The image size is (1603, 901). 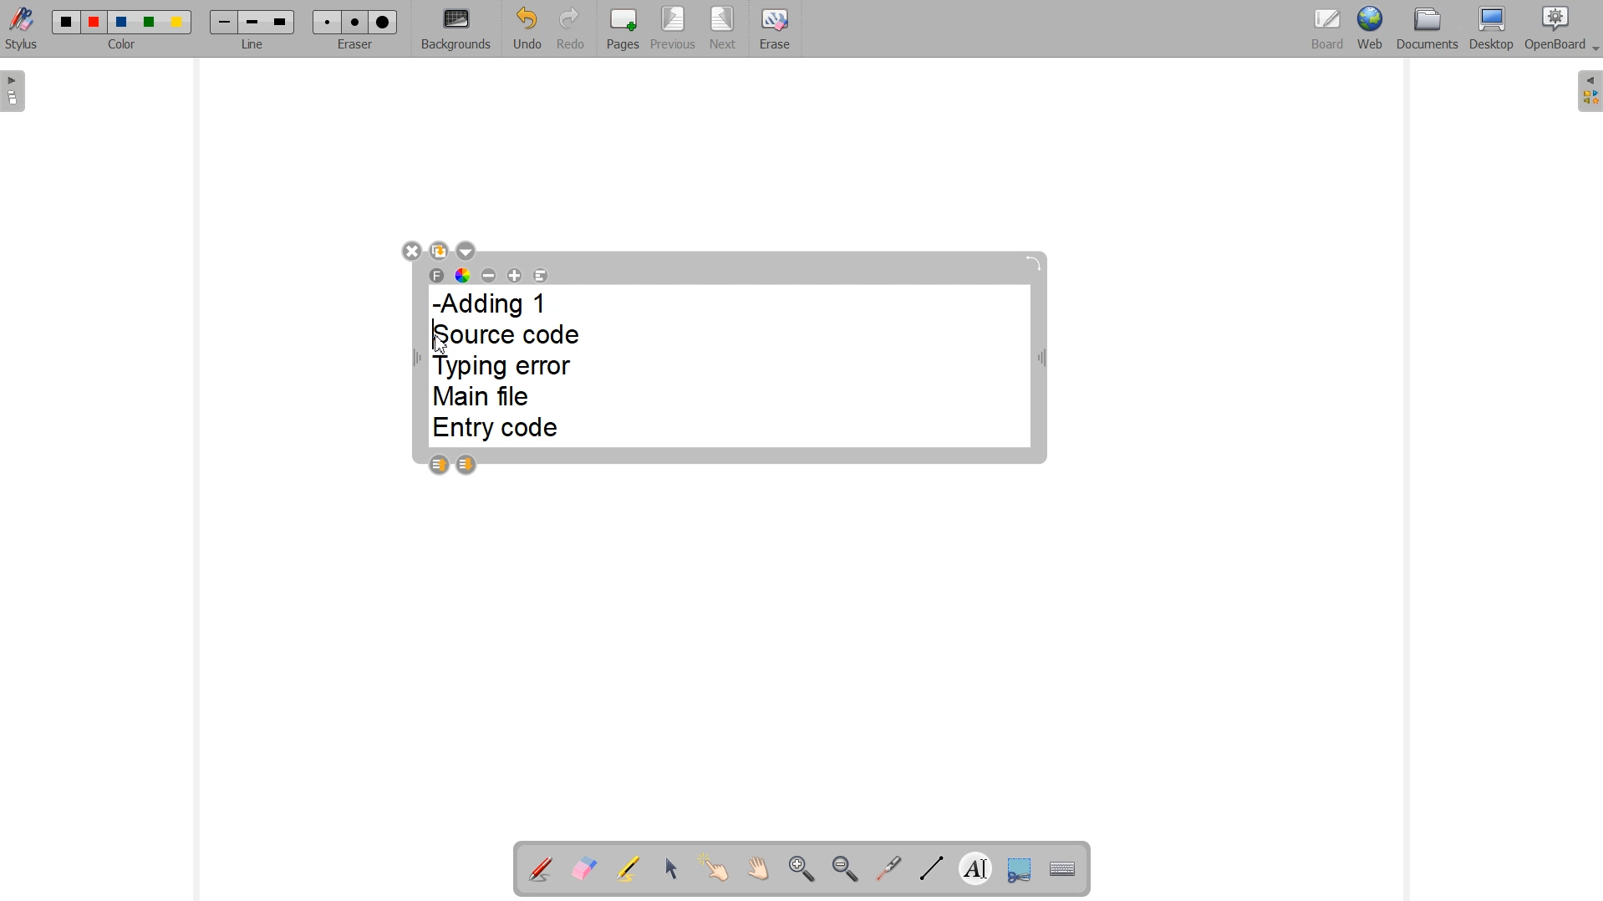 What do you see at coordinates (67, 22) in the screenshot?
I see `Color 1` at bounding box center [67, 22].